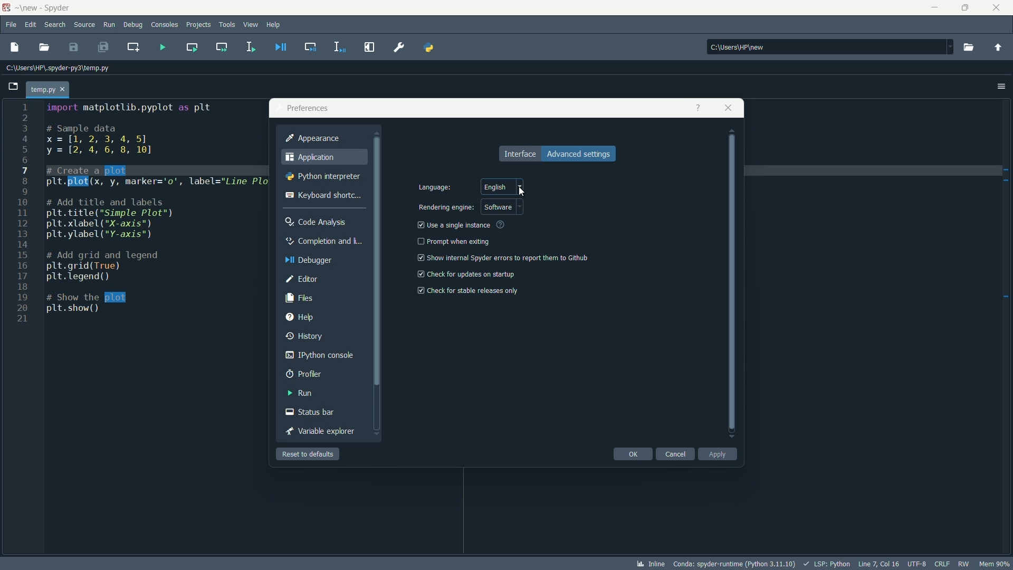  I want to click on language, so click(434, 188).